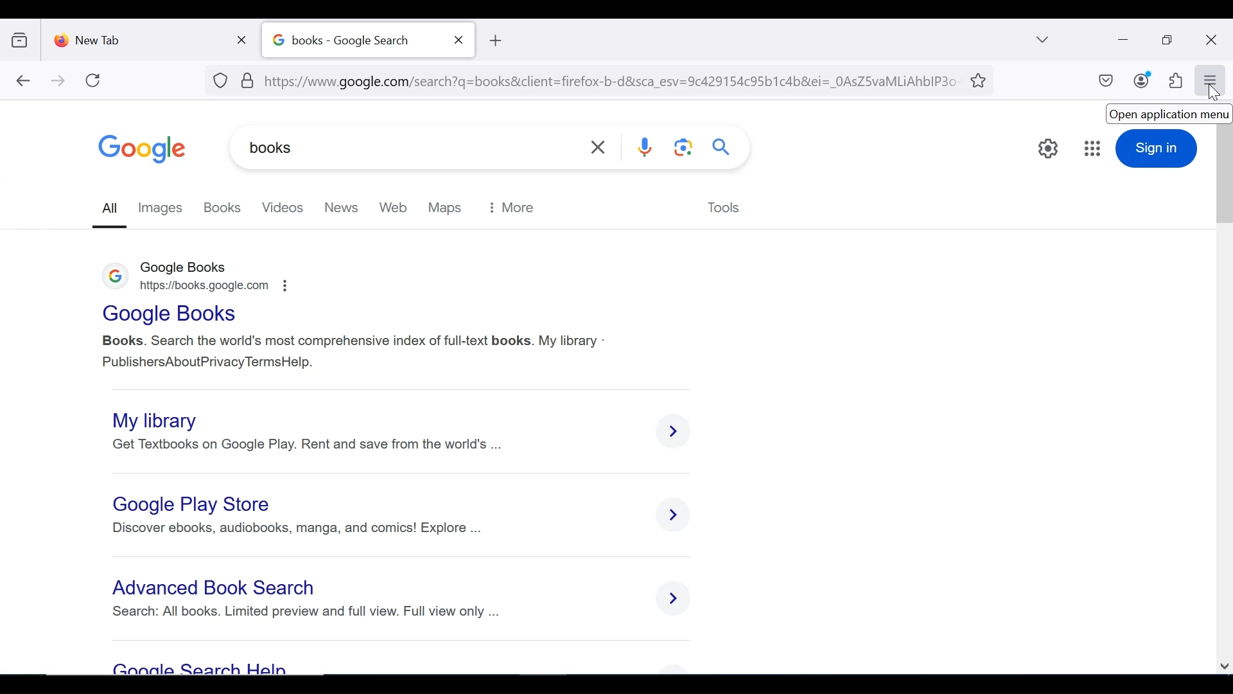 Image resolution: width=1233 pixels, height=694 pixels. I want to click on Discover ebooks, audiobooks, manga, and comics! Explore ..., so click(293, 528).